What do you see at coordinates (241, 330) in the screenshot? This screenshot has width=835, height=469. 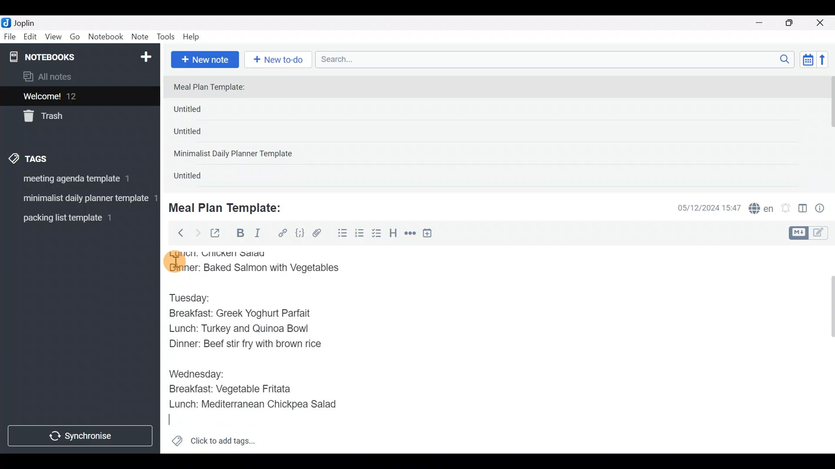 I see `Lunch: Turkey and Quinoa Bowl` at bounding box center [241, 330].